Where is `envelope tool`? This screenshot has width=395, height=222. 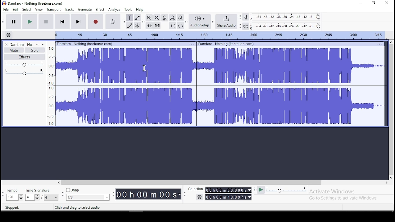
envelope tool is located at coordinates (137, 18).